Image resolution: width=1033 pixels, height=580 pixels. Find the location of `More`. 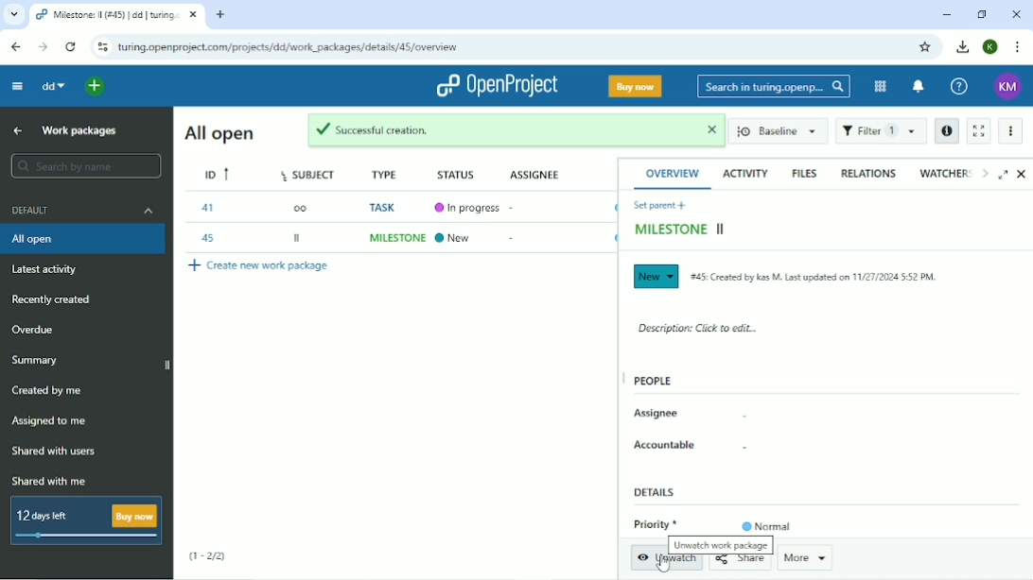

More is located at coordinates (806, 558).